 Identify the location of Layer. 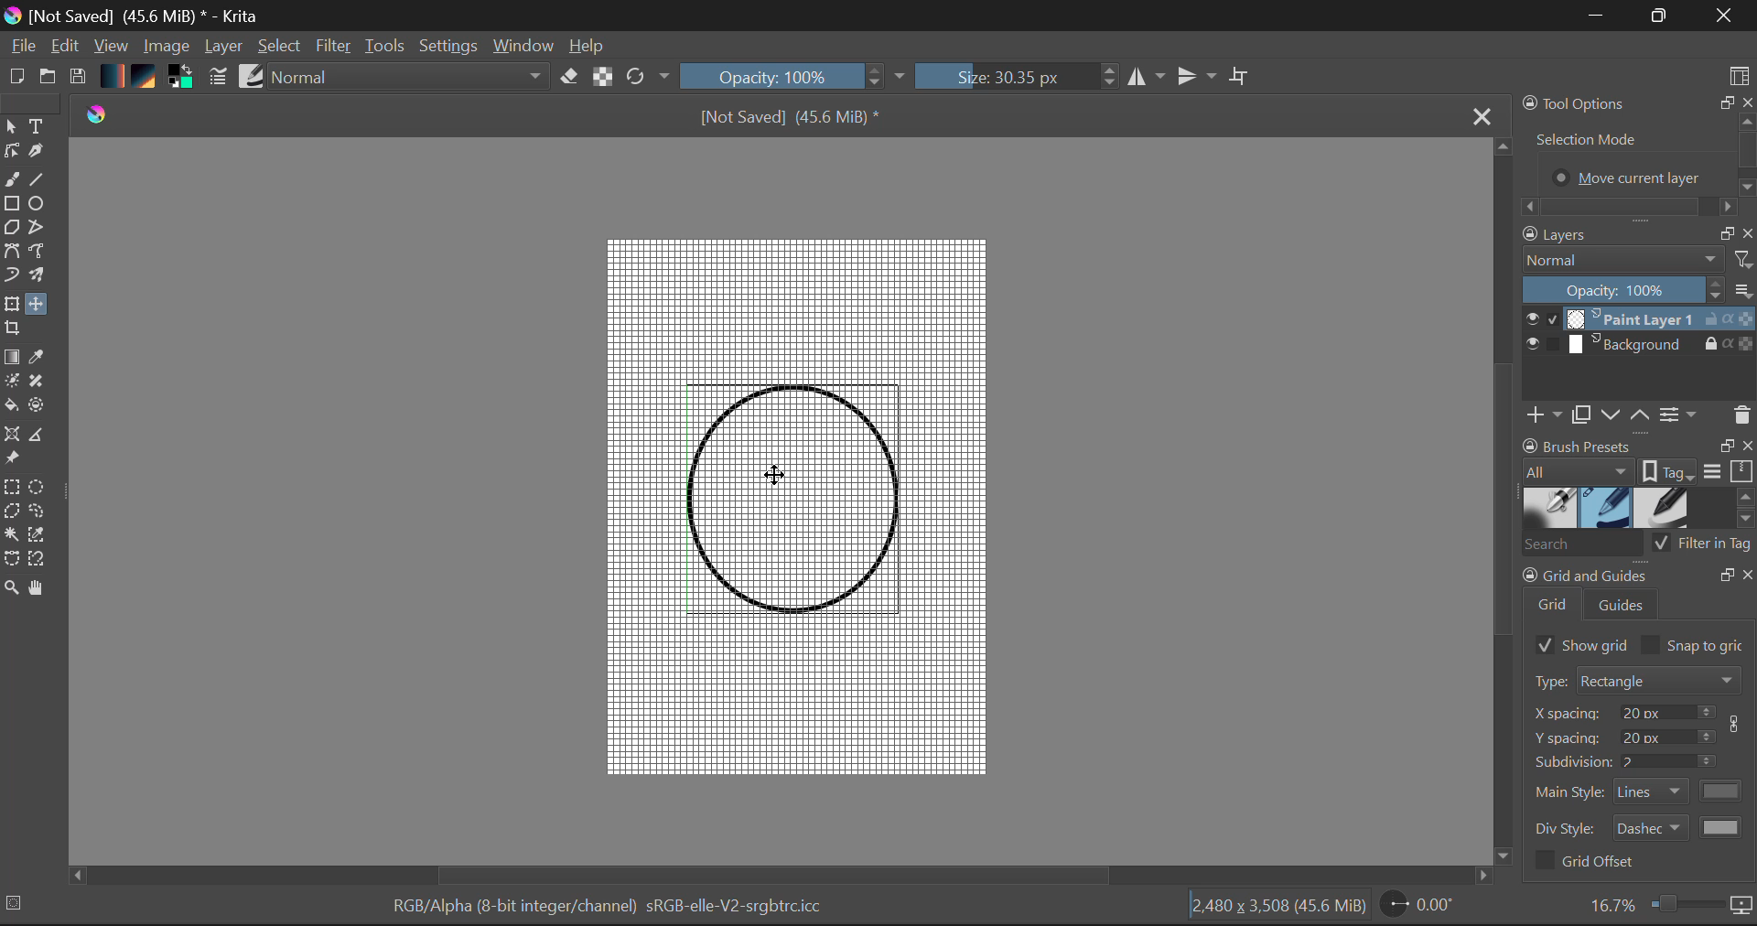
(225, 48).